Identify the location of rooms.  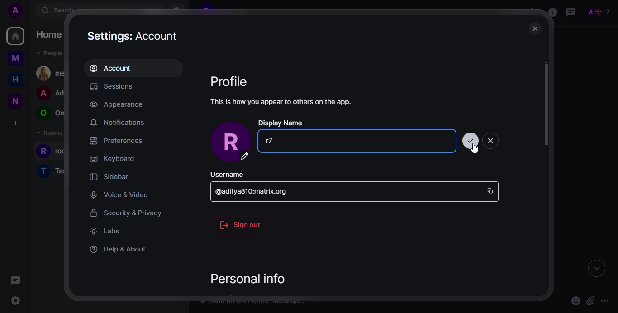
(49, 135).